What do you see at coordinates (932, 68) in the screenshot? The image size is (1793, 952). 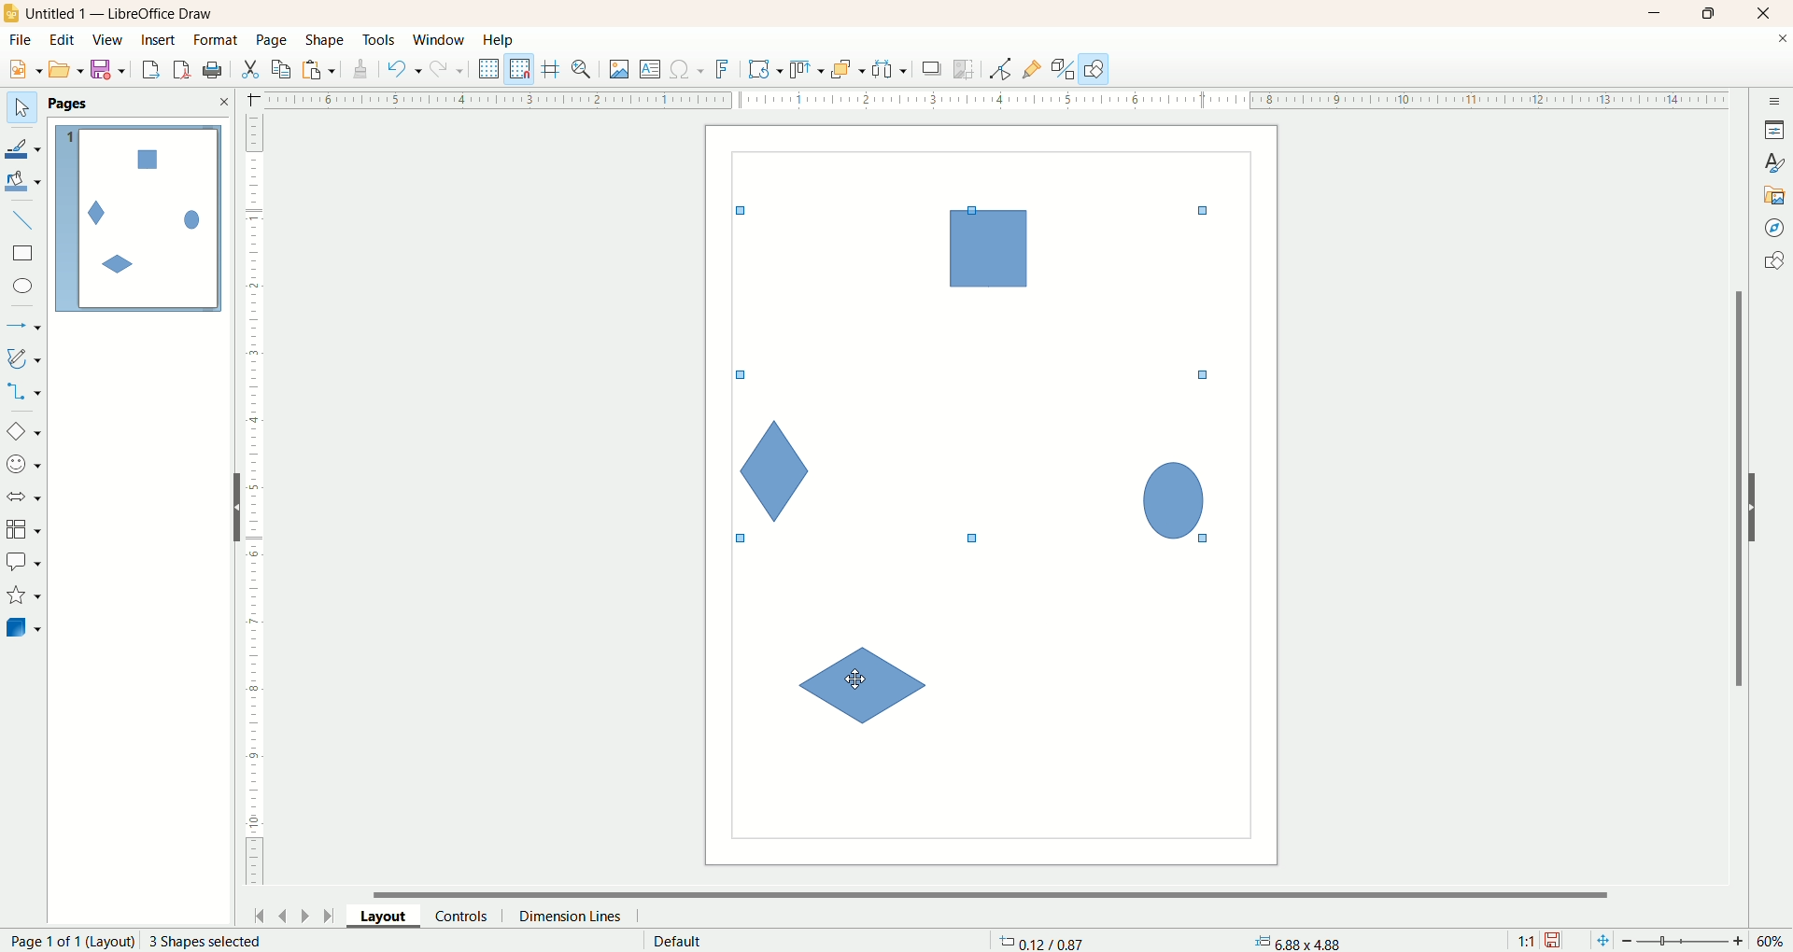 I see `shadow` at bounding box center [932, 68].